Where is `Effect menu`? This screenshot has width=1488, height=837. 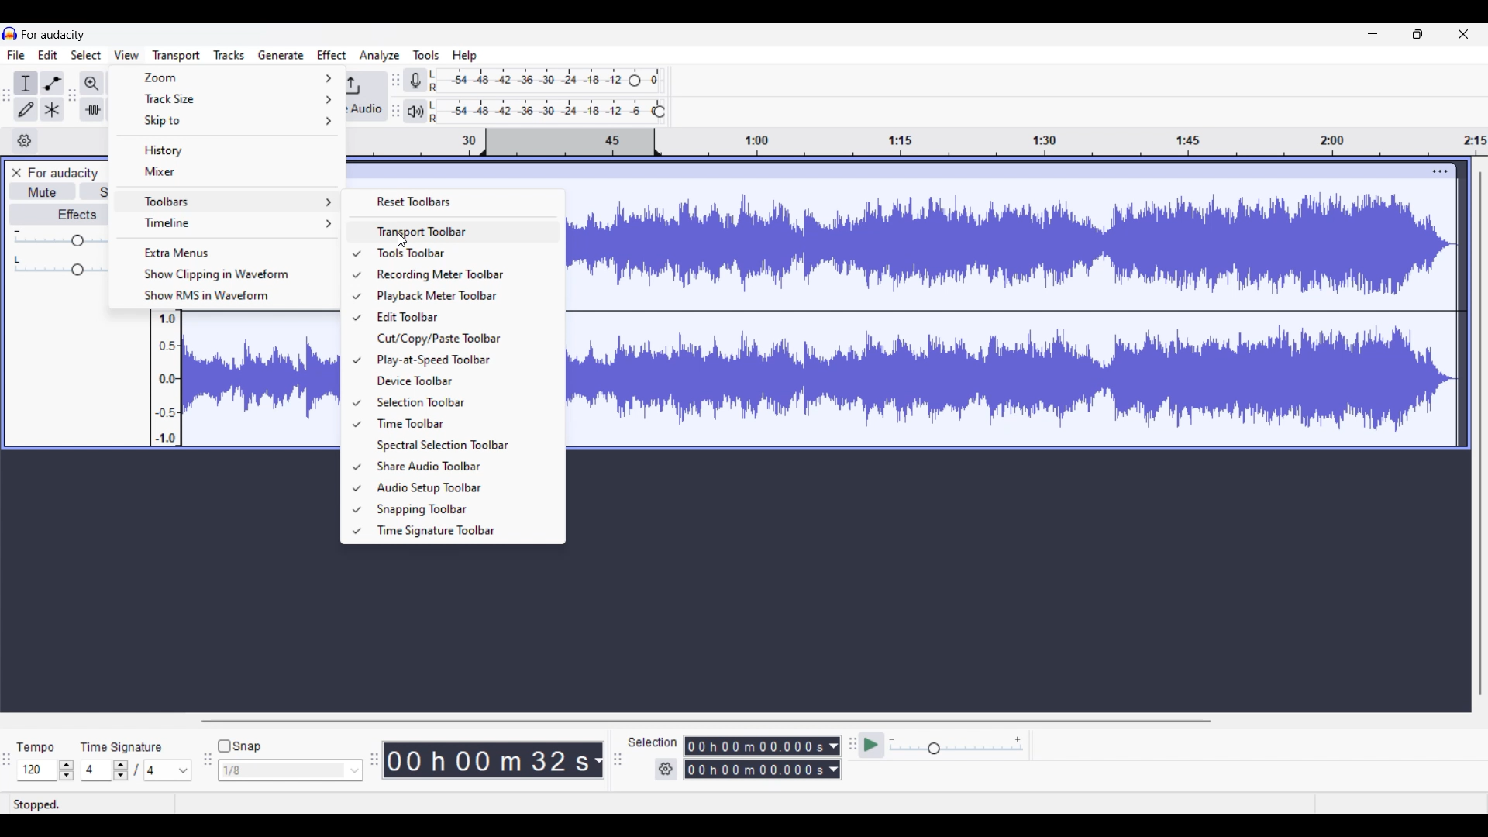 Effect menu is located at coordinates (332, 55).